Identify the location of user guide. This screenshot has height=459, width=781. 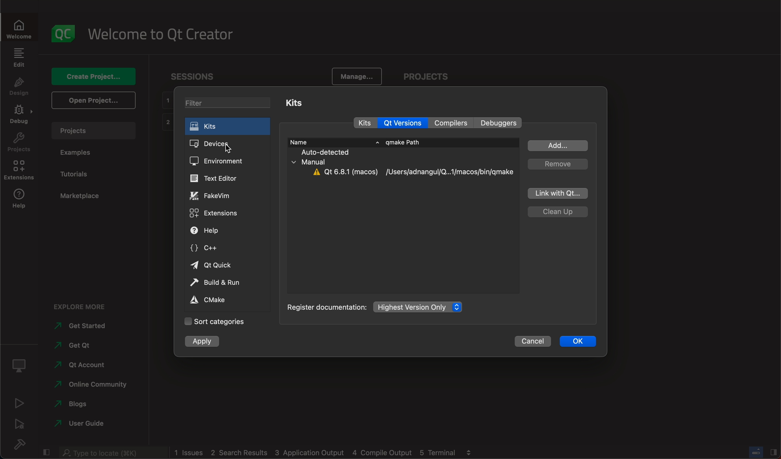
(90, 422).